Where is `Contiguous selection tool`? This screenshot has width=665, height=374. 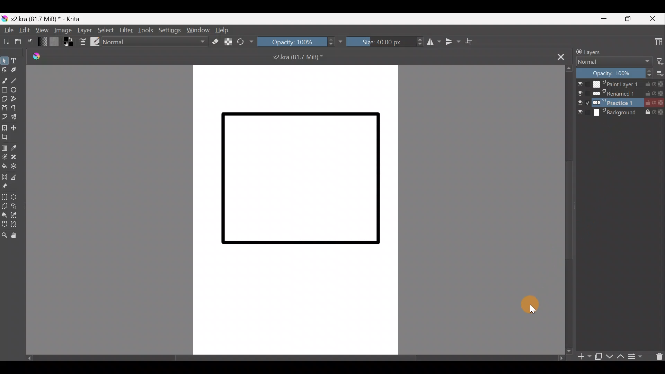
Contiguous selection tool is located at coordinates (4, 214).